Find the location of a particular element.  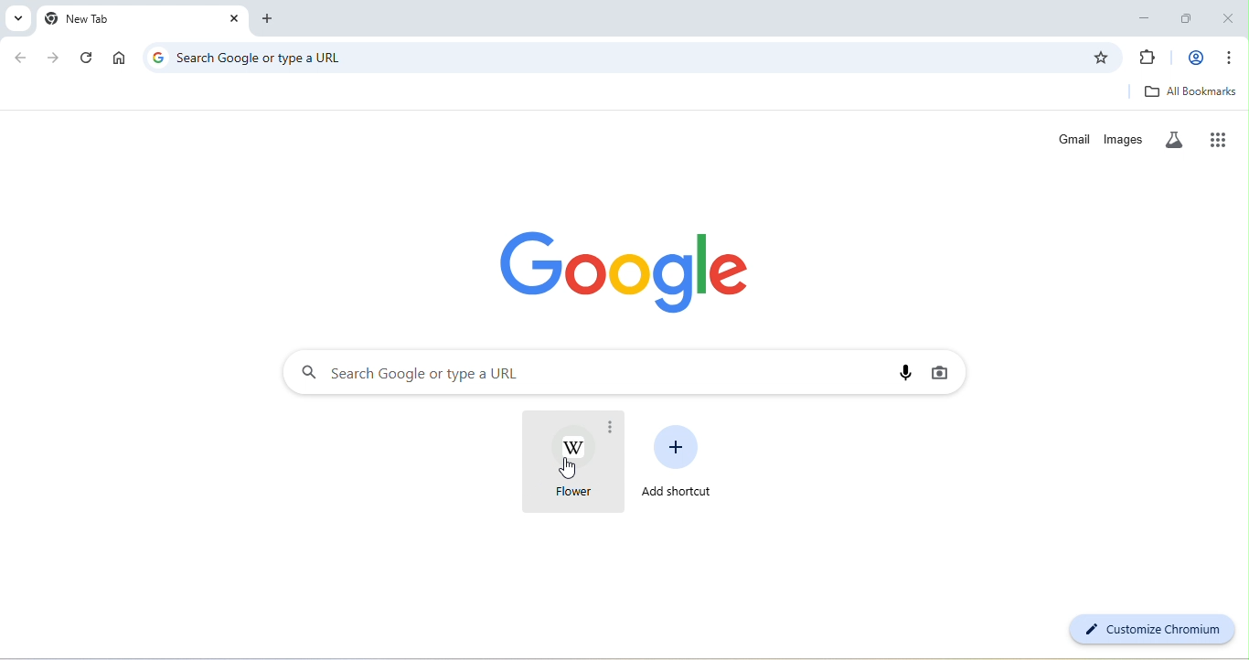

search by image is located at coordinates (937, 372).